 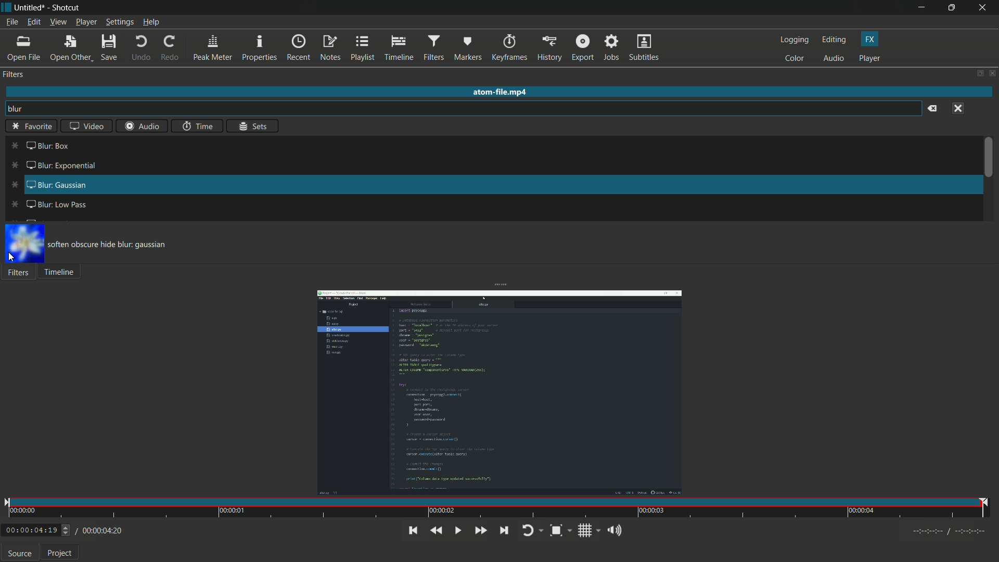 What do you see at coordinates (412, 530) in the screenshot?
I see `skip to the previous point` at bounding box center [412, 530].